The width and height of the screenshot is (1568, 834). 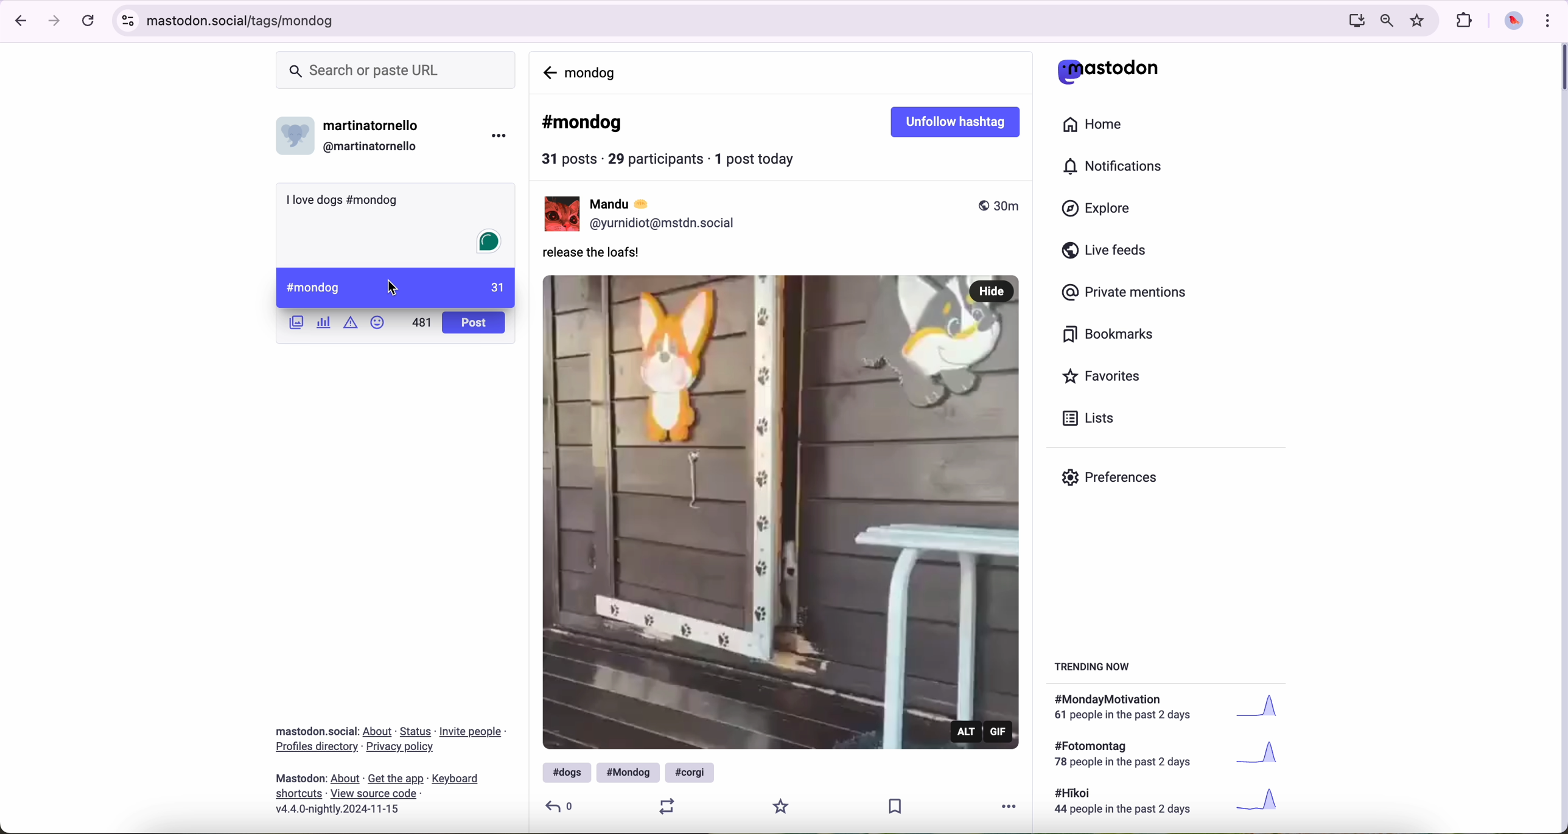 I want to click on link, so click(x=379, y=732).